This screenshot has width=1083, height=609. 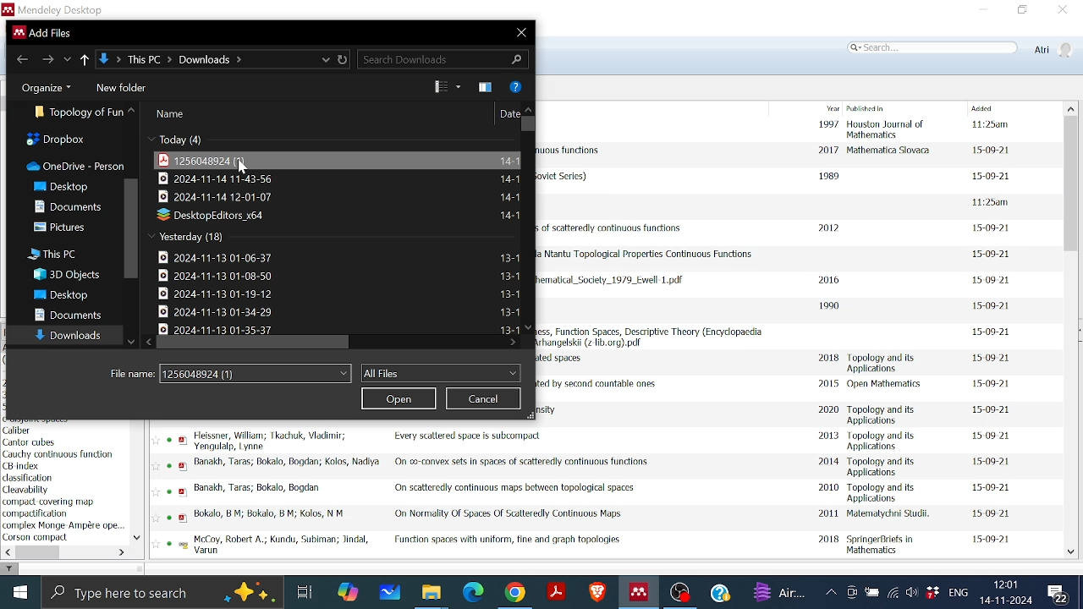 I want to click on All folders, so click(x=134, y=108).